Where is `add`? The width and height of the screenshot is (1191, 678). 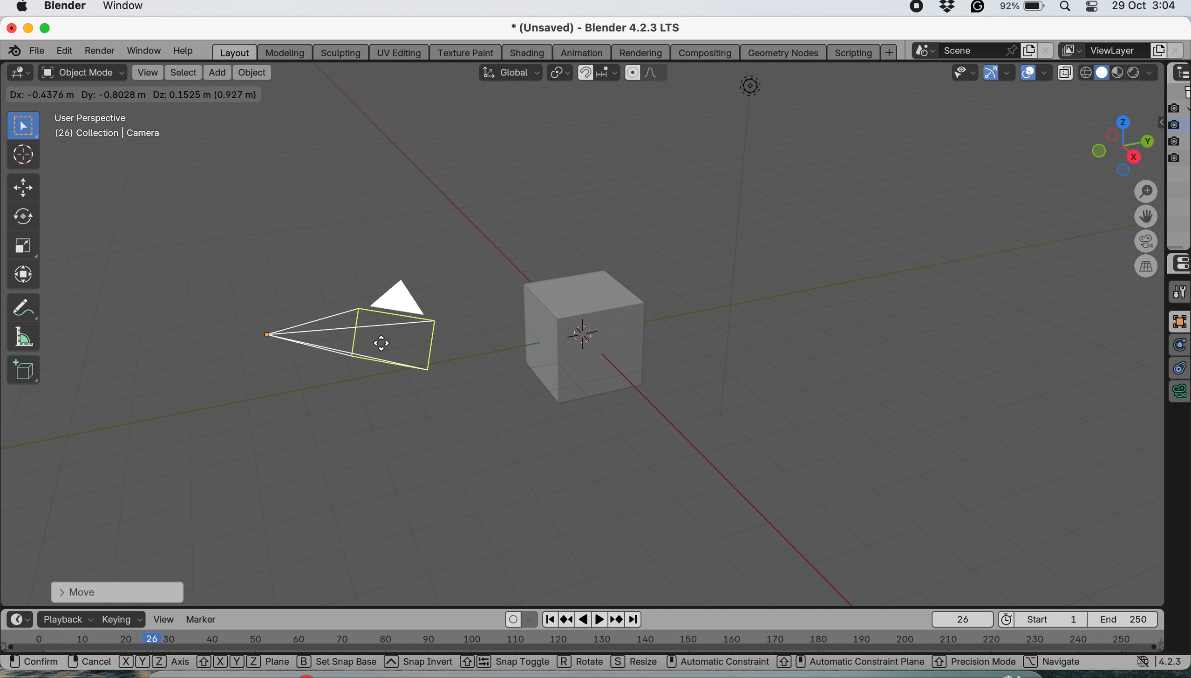
add is located at coordinates (215, 72).